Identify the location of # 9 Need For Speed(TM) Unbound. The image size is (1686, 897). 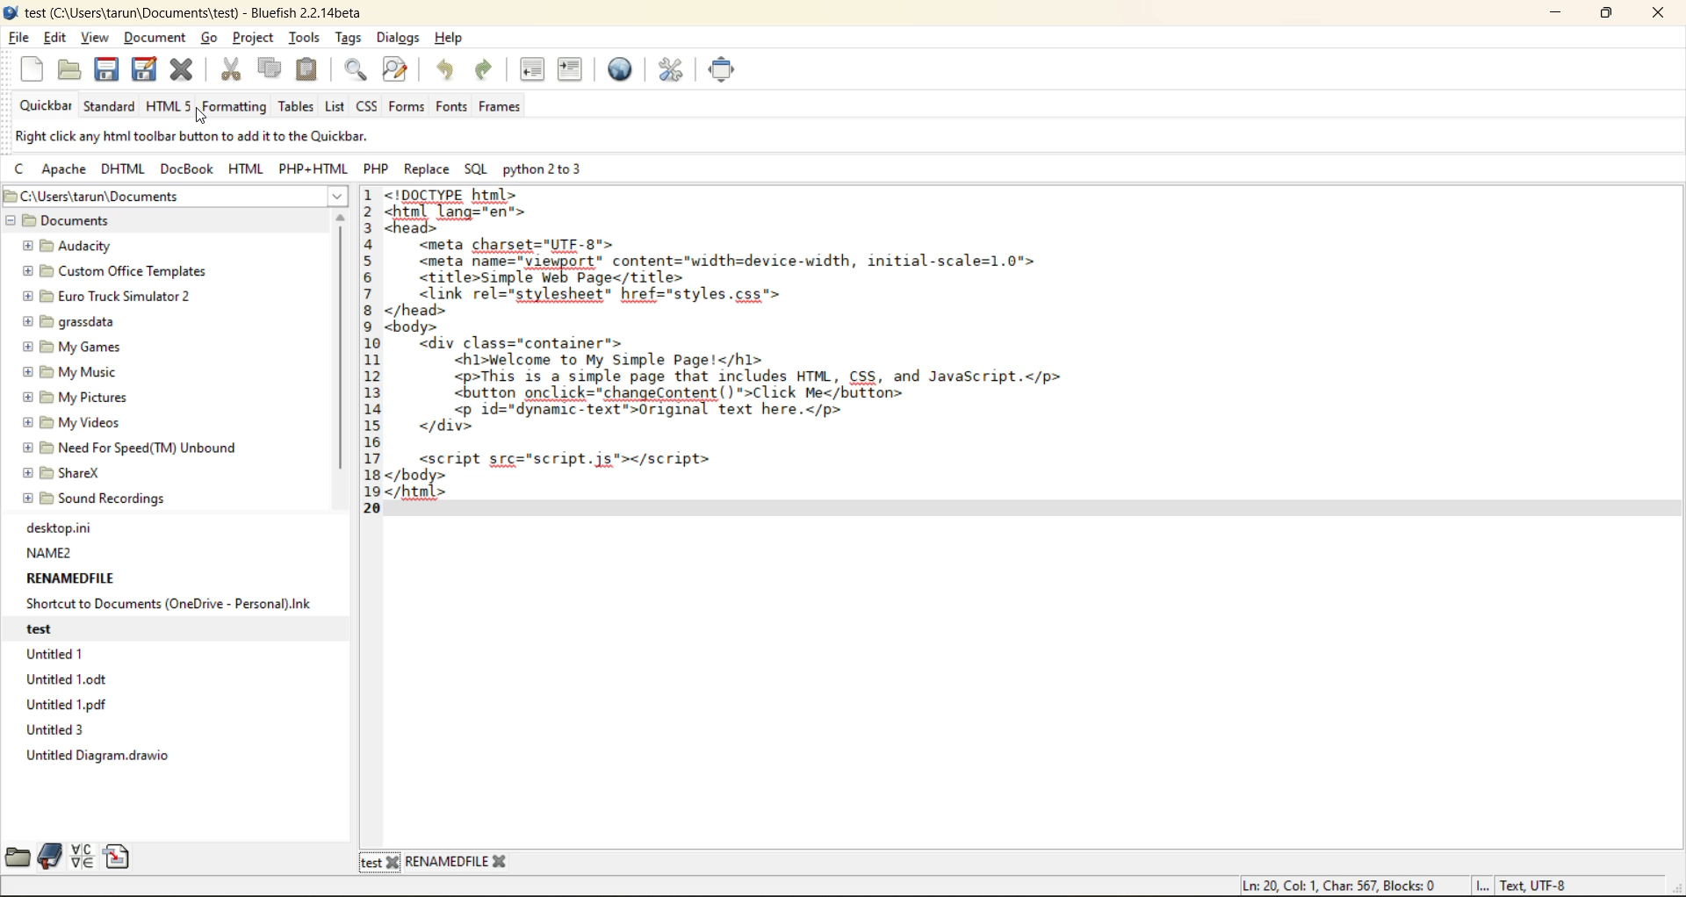
(125, 447).